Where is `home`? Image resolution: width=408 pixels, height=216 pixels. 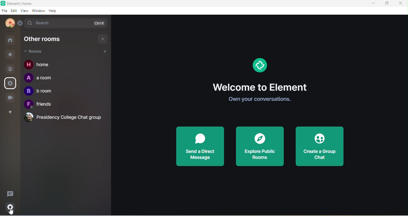 home is located at coordinates (39, 65).